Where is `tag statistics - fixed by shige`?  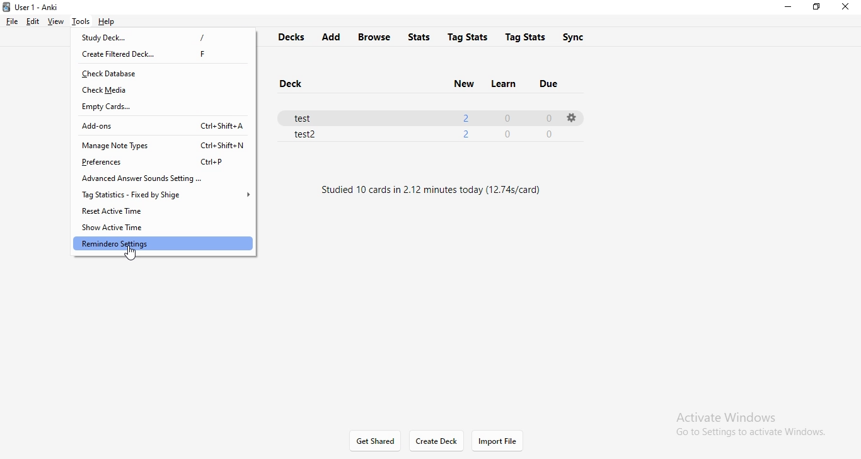 tag statistics - fixed by shige is located at coordinates (170, 195).